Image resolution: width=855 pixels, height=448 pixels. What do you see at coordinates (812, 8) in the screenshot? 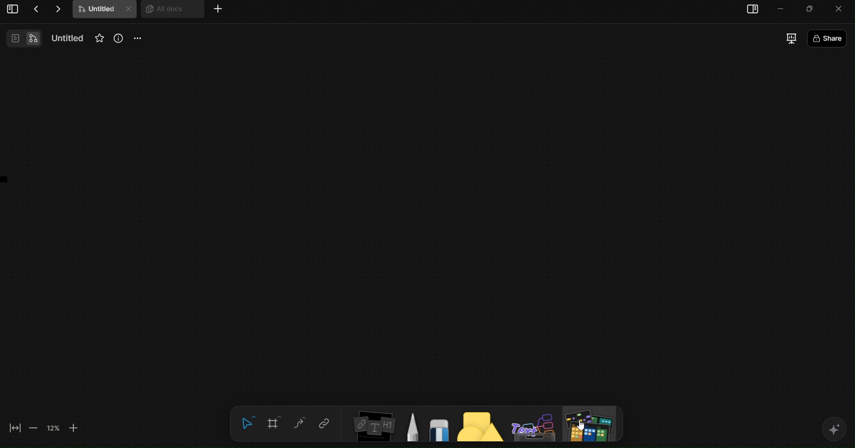
I see `Minimize` at bounding box center [812, 8].